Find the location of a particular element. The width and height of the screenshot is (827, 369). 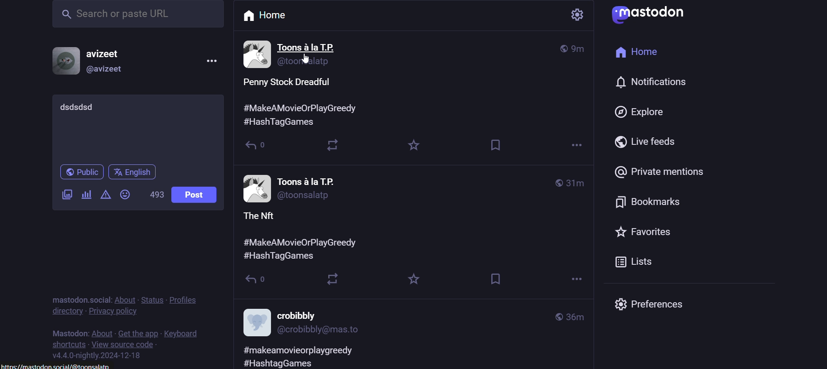

about is located at coordinates (101, 330).